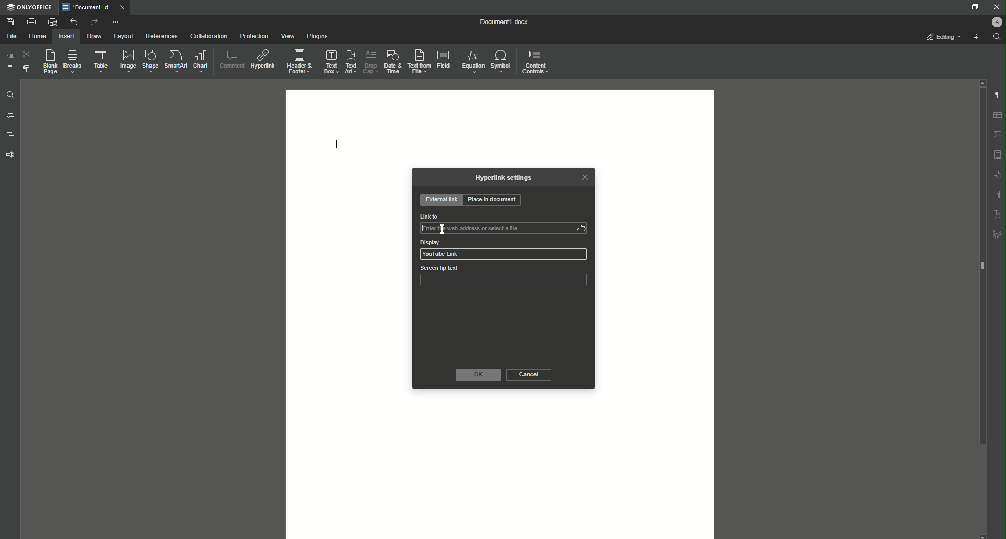 The image size is (1006, 539). I want to click on shape settings, so click(998, 174).